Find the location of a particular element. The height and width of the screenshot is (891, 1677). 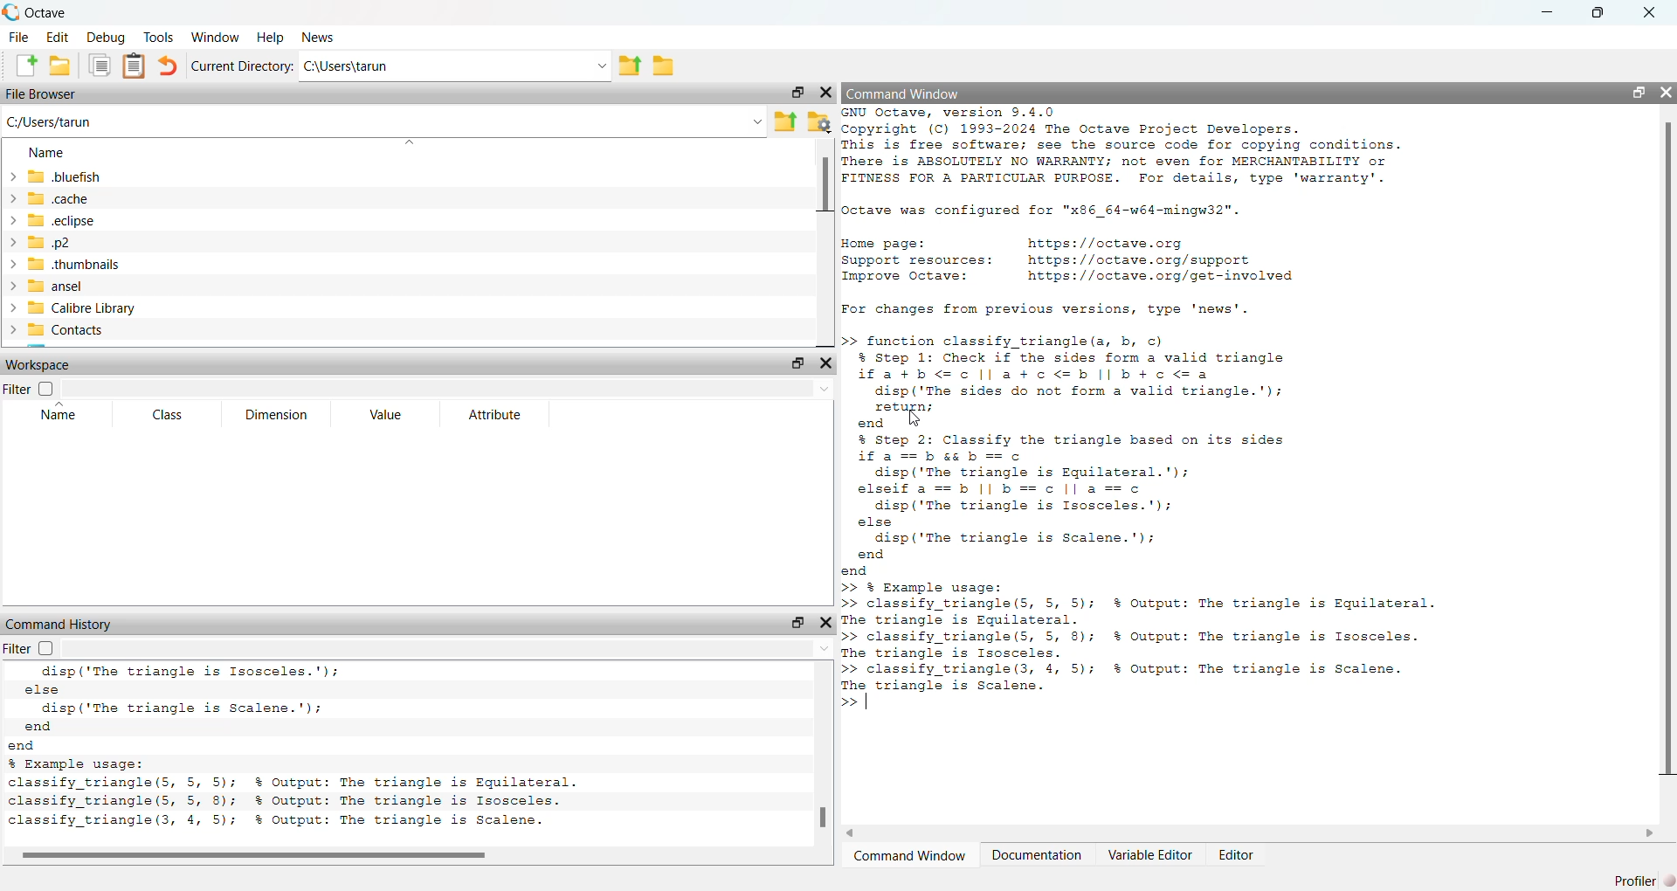

current directory is located at coordinates (245, 66).